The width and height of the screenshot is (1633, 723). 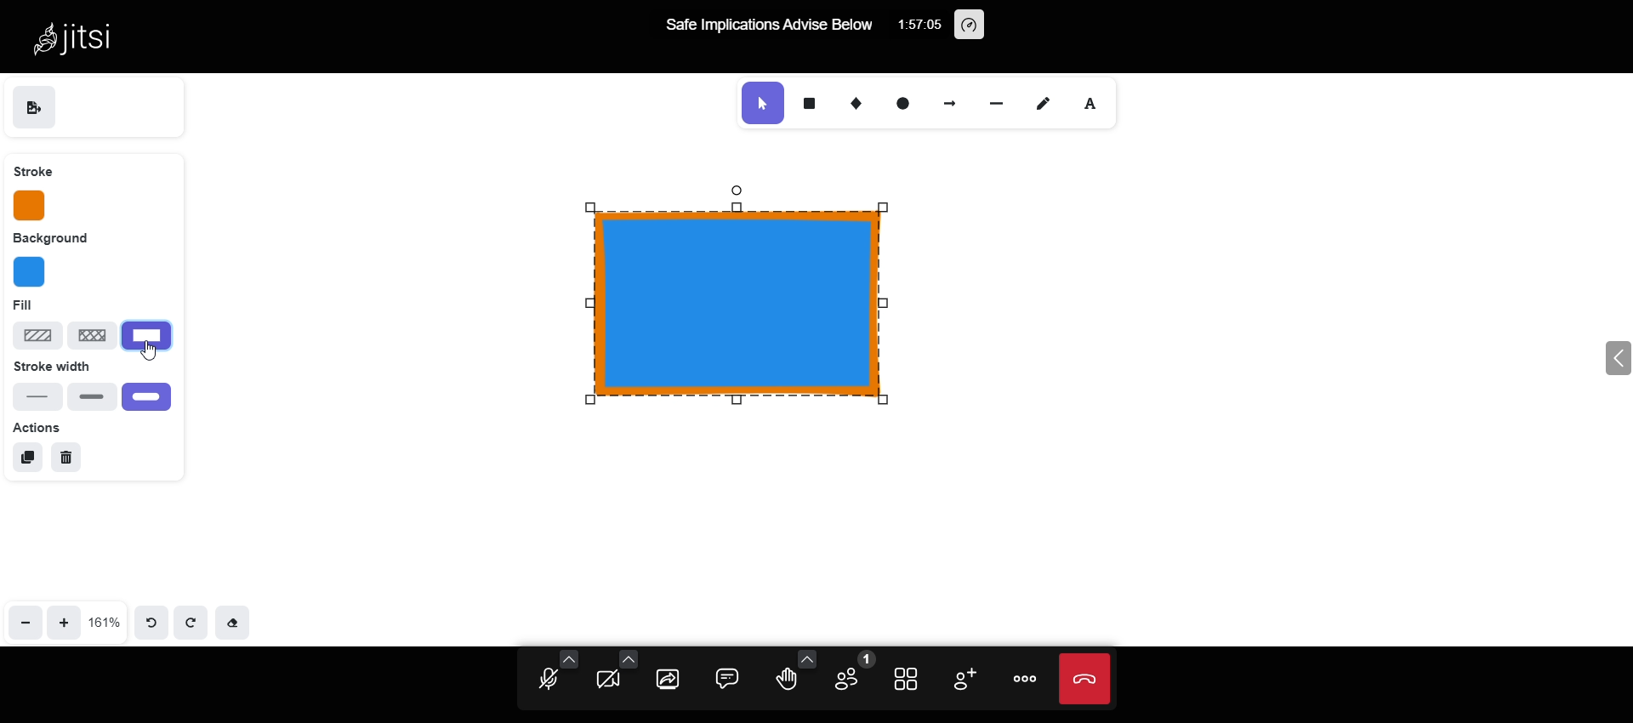 I want to click on save as image, so click(x=40, y=111).